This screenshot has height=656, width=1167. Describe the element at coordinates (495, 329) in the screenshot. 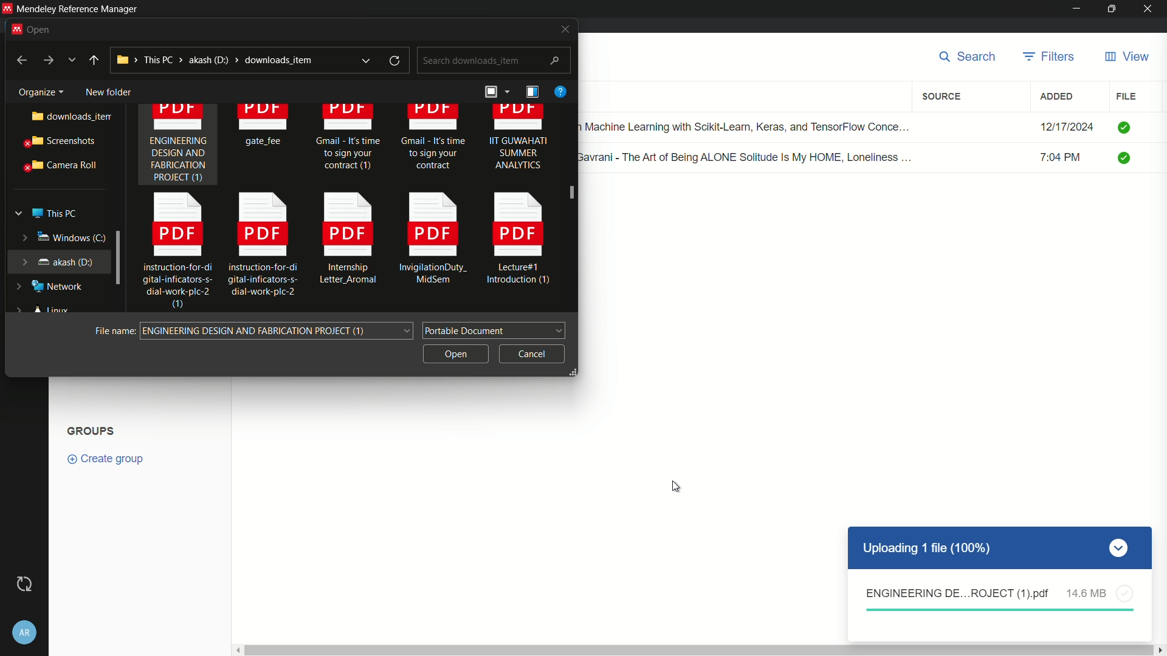

I see `portable document` at that location.